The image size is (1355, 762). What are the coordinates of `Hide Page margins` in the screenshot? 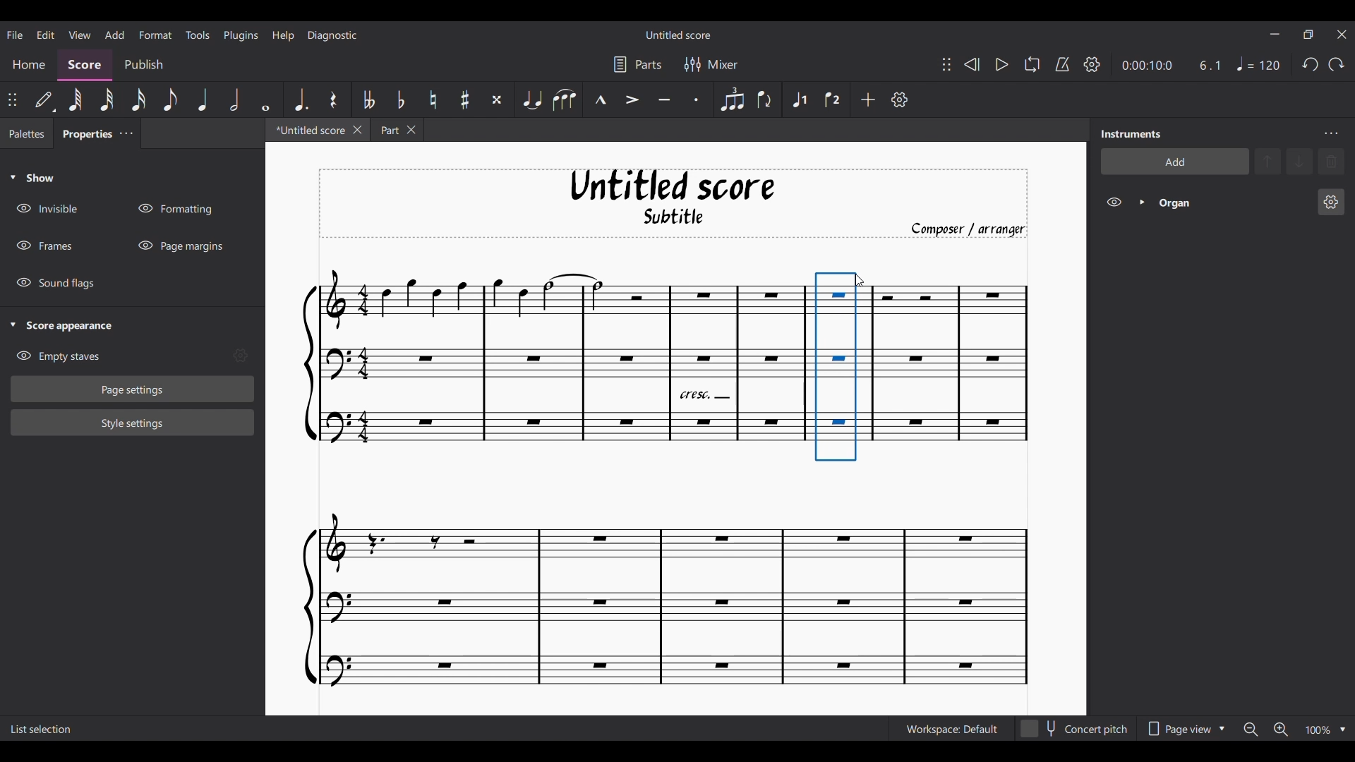 It's located at (180, 246).